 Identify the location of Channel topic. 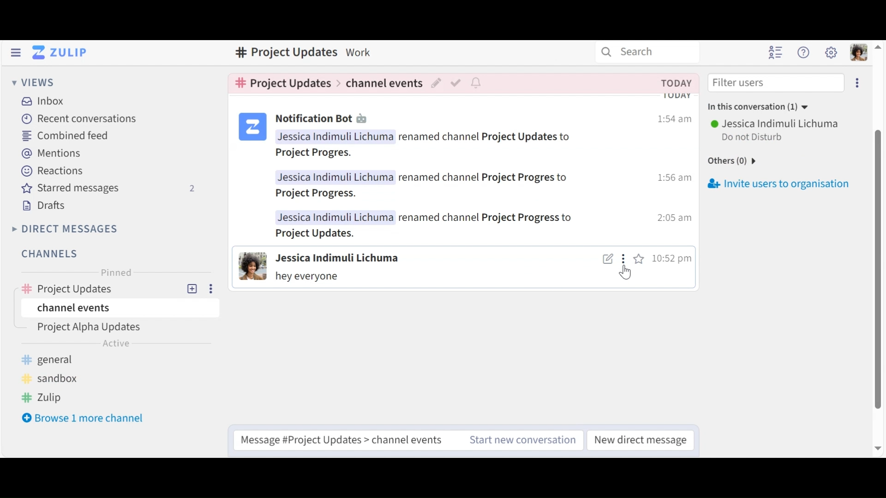
(283, 83).